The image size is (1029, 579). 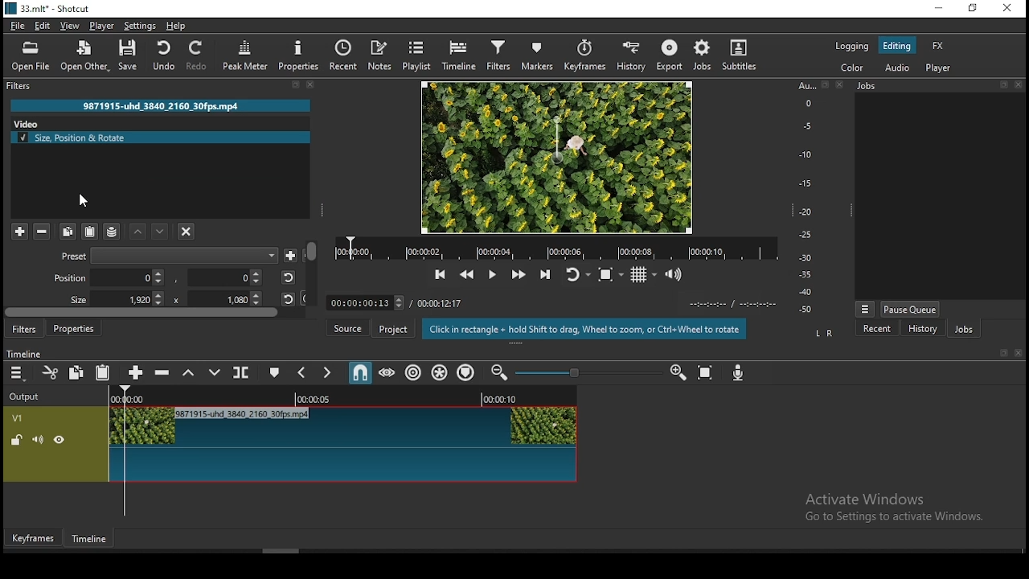 I want to click on position x, so click(x=129, y=277).